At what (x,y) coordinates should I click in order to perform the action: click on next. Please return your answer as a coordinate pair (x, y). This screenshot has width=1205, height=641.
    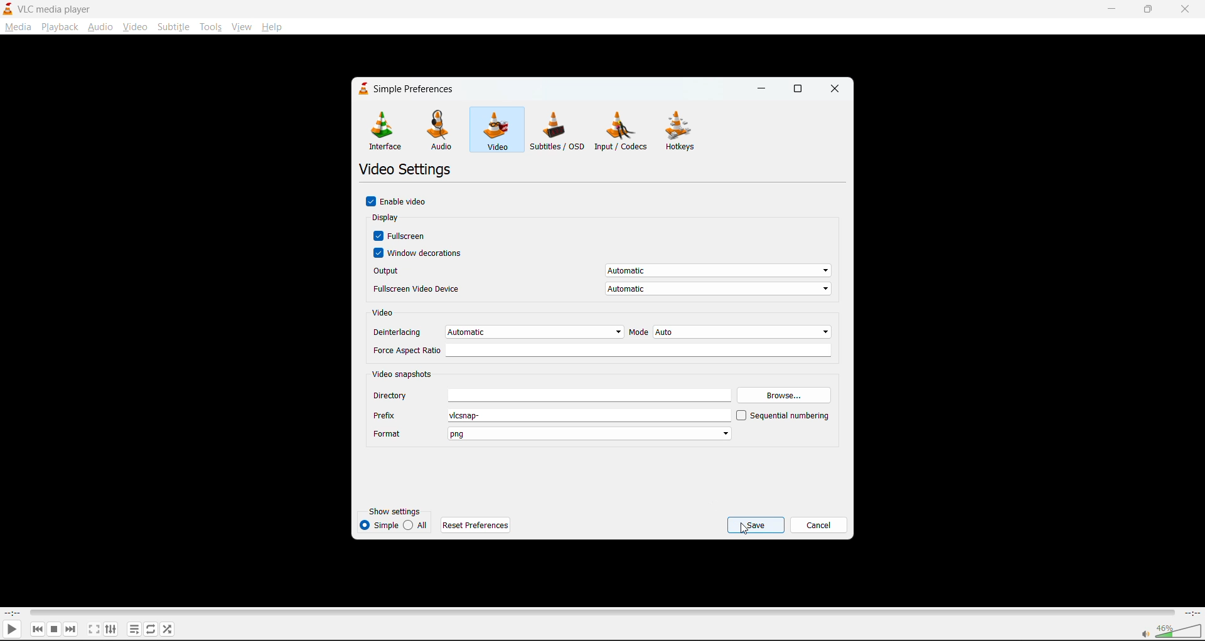
    Looking at the image, I should click on (73, 628).